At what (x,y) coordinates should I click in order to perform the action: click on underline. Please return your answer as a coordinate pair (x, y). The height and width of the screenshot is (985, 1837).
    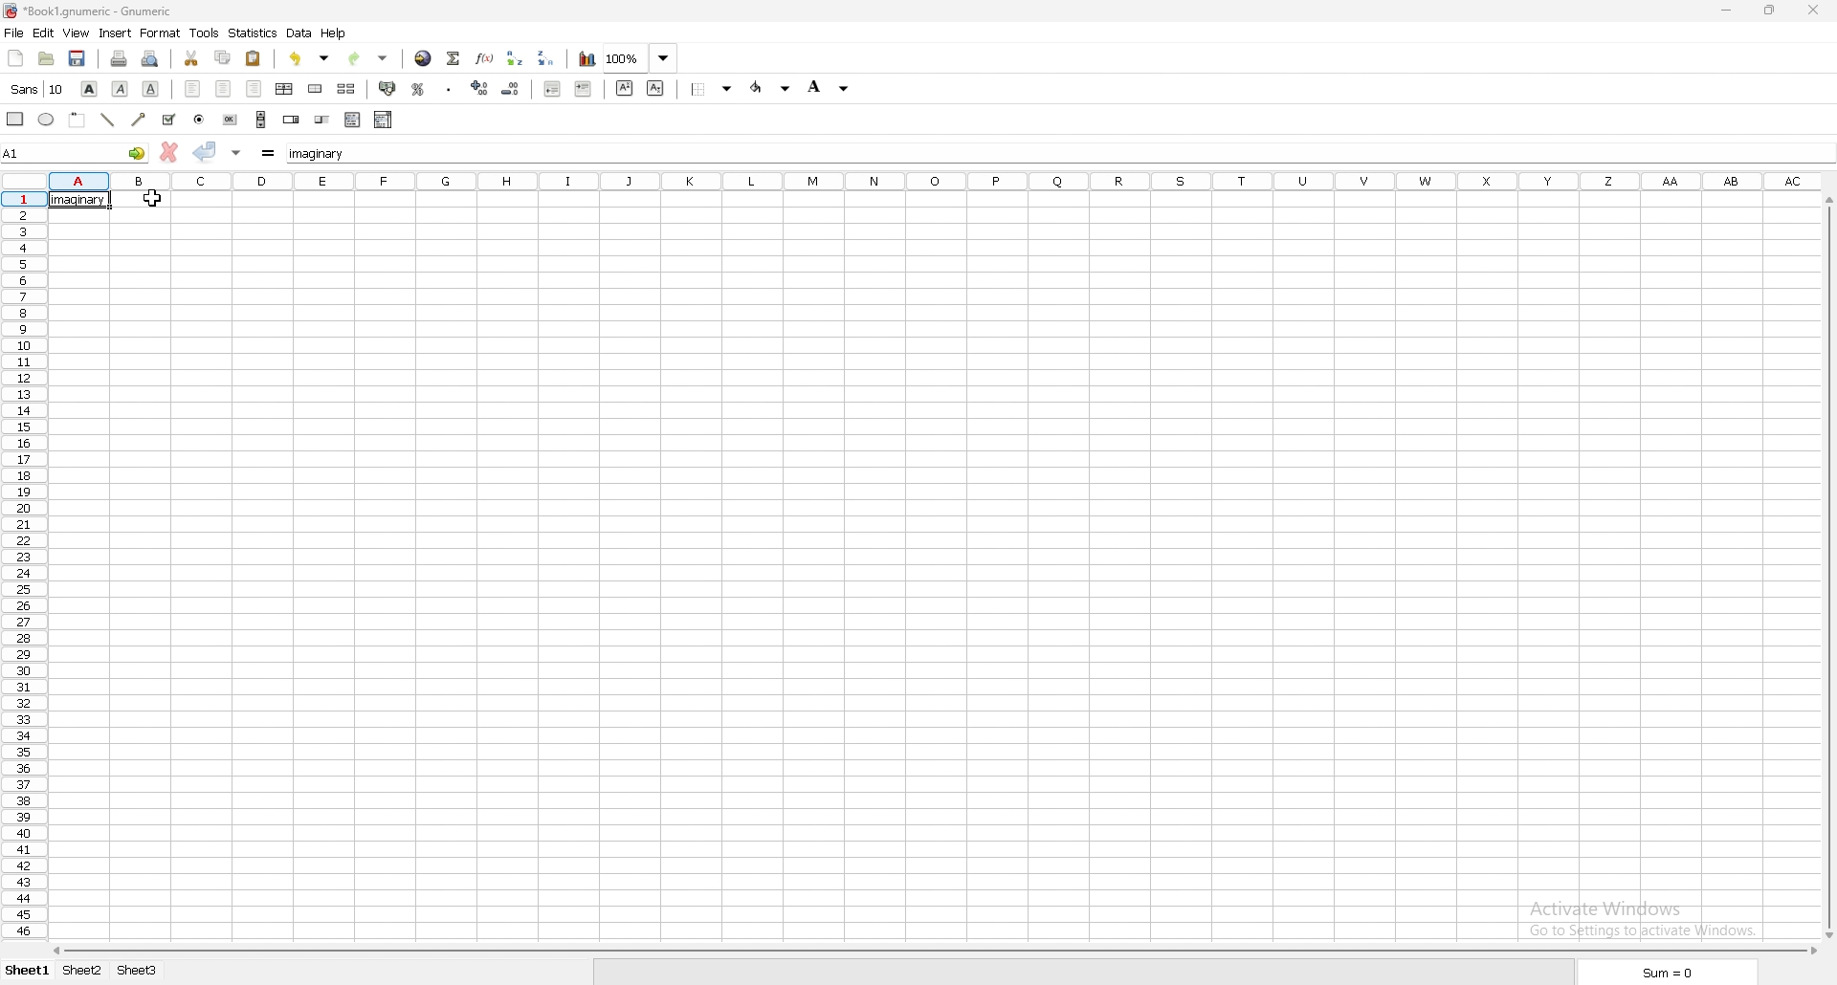
    Looking at the image, I should click on (152, 89).